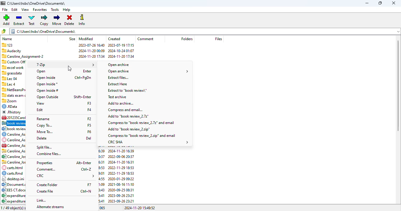 This screenshot has height=211, width=401. I want to click on 7-Zip, so click(64, 64).